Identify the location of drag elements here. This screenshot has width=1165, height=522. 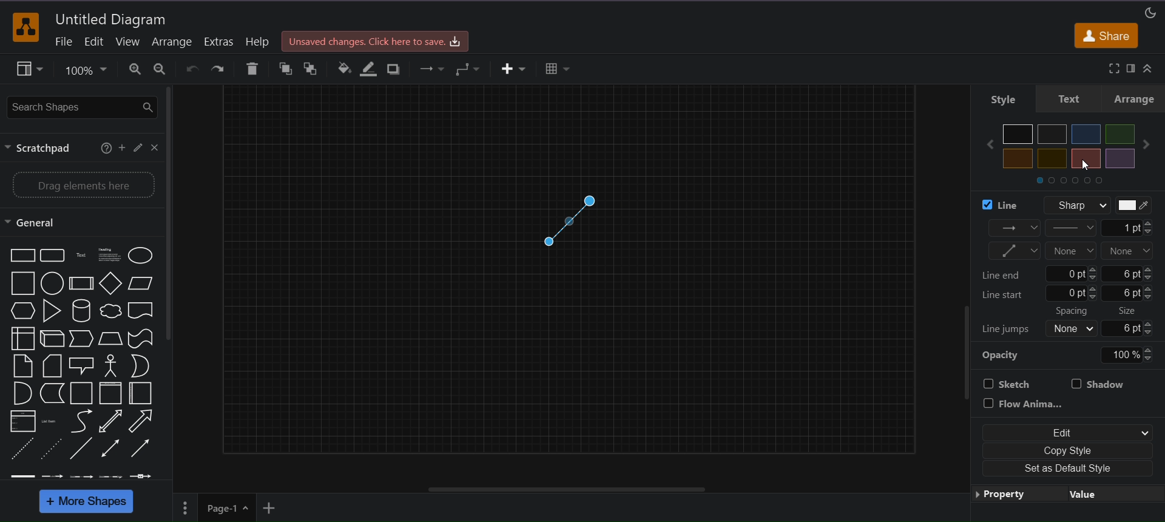
(84, 185).